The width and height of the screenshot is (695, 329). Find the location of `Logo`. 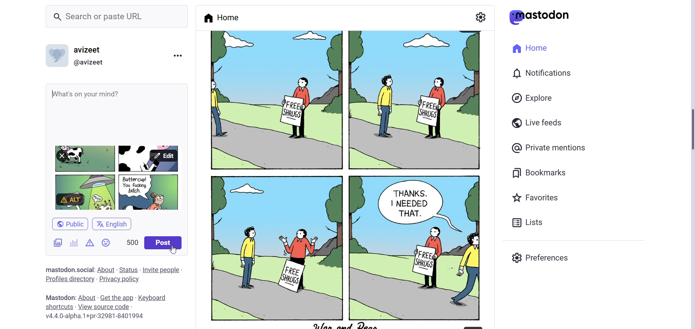

Logo is located at coordinates (540, 17).